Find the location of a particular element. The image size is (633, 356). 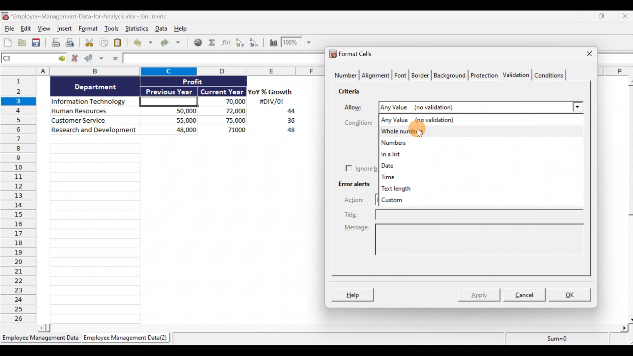

Insert is located at coordinates (66, 30).